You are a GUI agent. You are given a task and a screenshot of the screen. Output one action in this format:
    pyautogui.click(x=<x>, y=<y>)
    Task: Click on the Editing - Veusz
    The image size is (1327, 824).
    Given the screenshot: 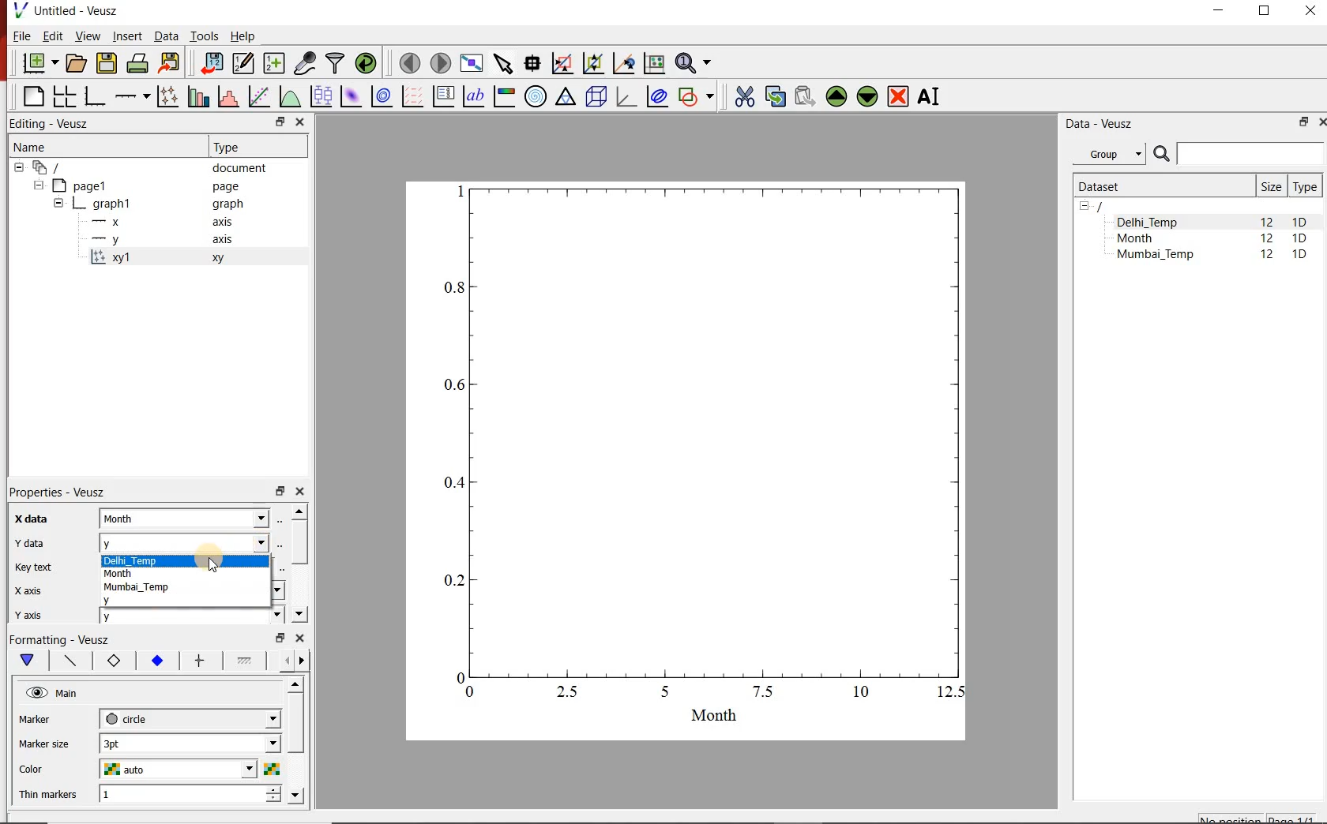 What is the action you would take?
    pyautogui.click(x=58, y=122)
    